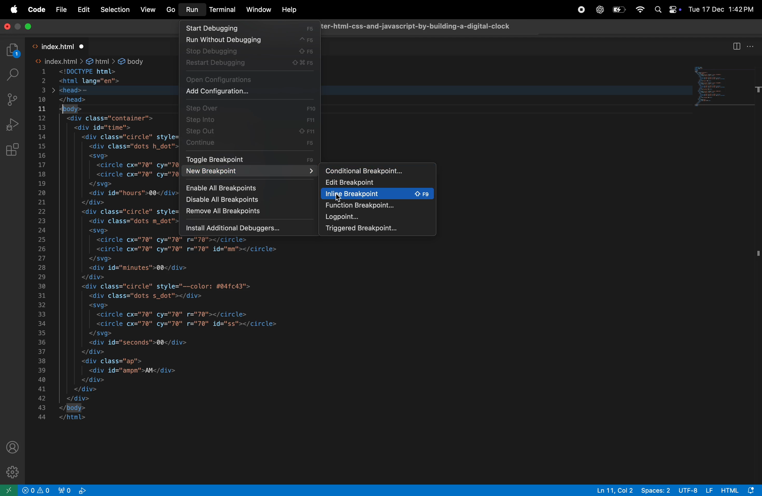 The height and width of the screenshot is (496, 762). What do you see at coordinates (377, 194) in the screenshot?
I see `inline breakpoint` at bounding box center [377, 194].